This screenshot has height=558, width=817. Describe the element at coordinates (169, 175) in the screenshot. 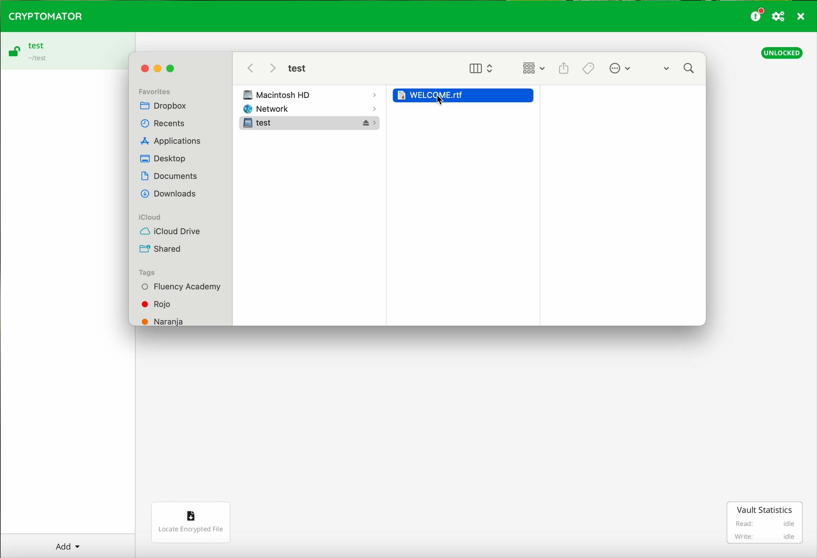

I see `Documents` at that location.